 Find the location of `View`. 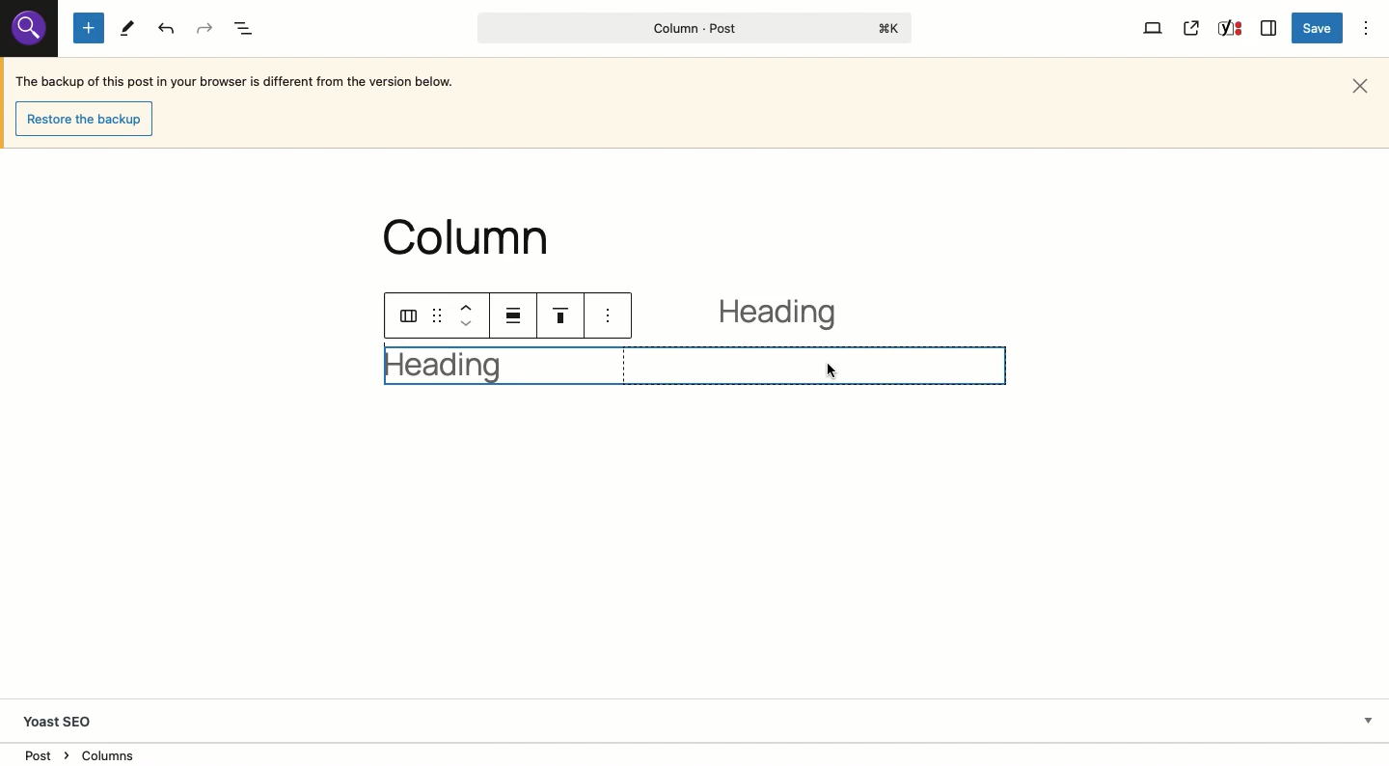

View is located at coordinates (1154, 27).